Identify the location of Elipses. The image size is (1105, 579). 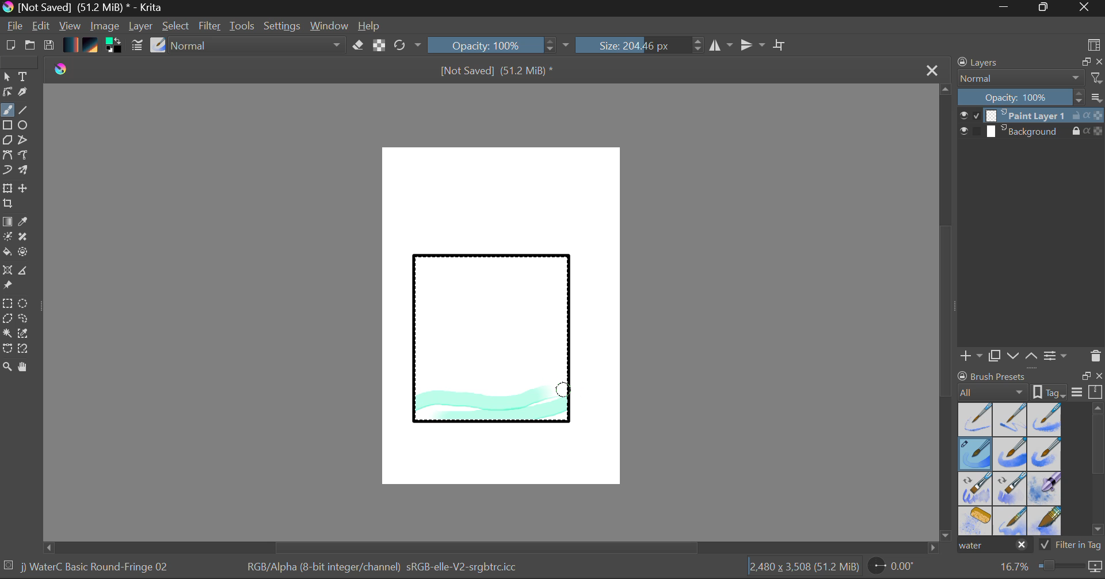
(25, 126).